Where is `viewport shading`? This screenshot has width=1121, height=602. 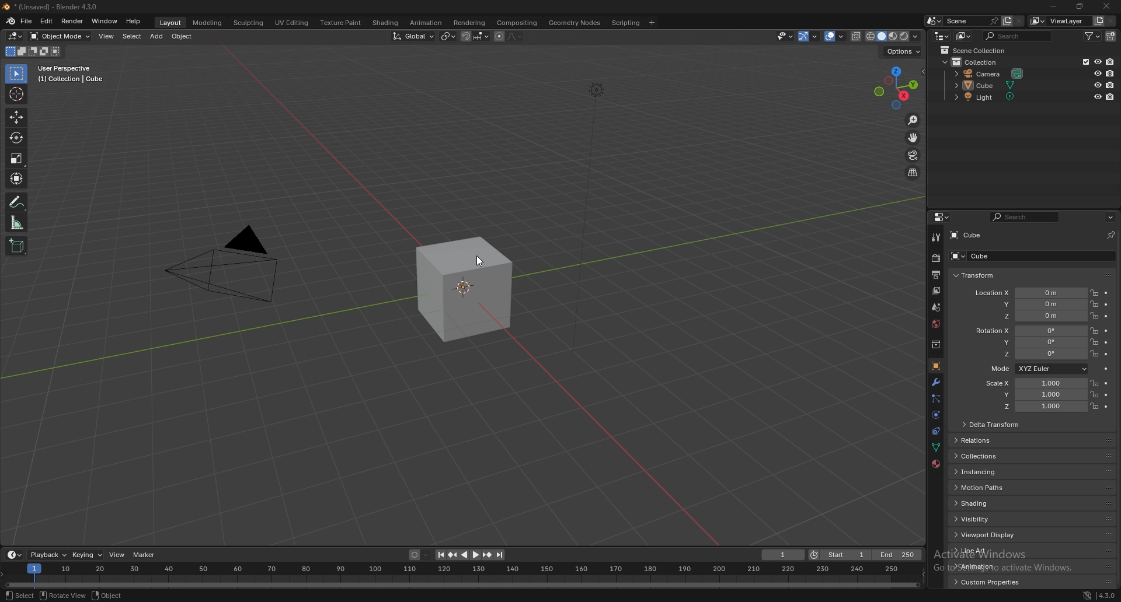 viewport shading is located at coordinates (894, 36).